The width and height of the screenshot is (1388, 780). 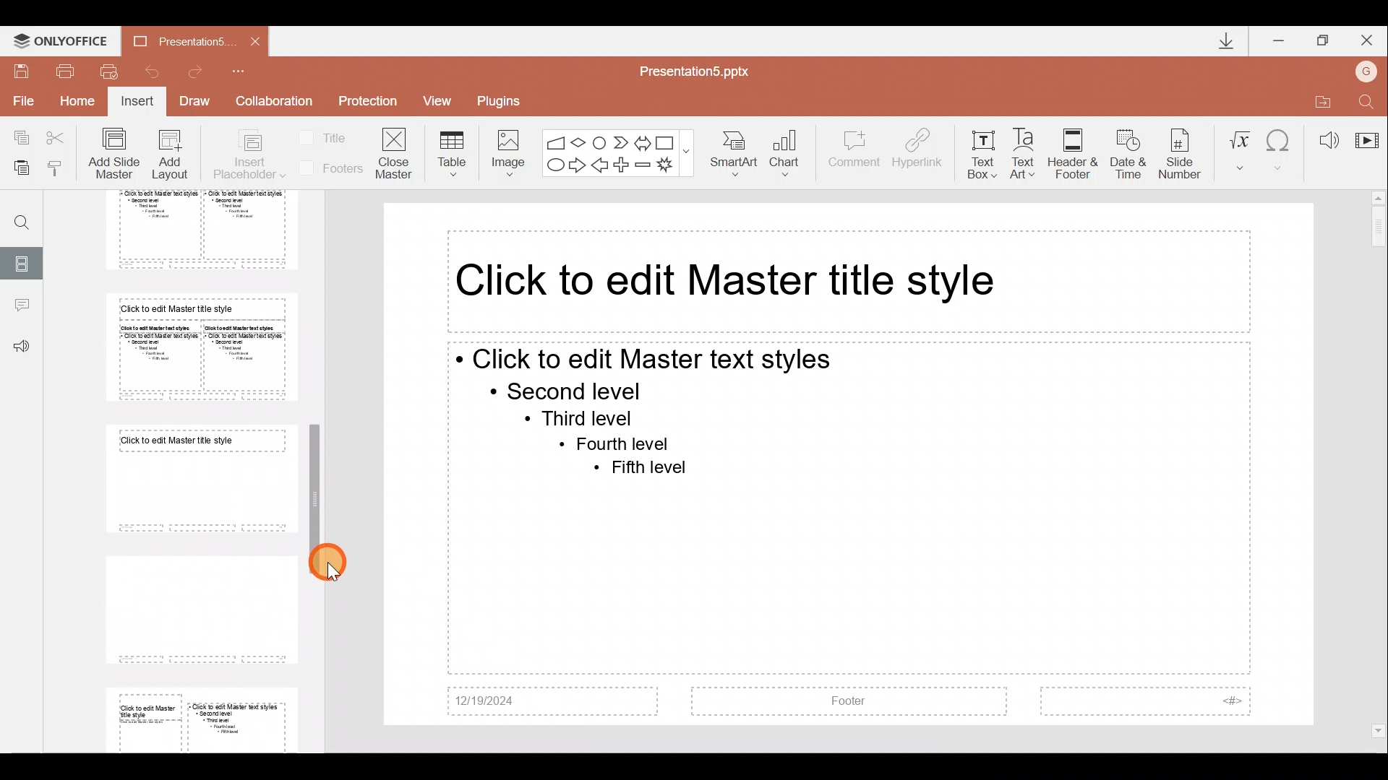 I want to click on Add layout, so click(x=171, y=157).